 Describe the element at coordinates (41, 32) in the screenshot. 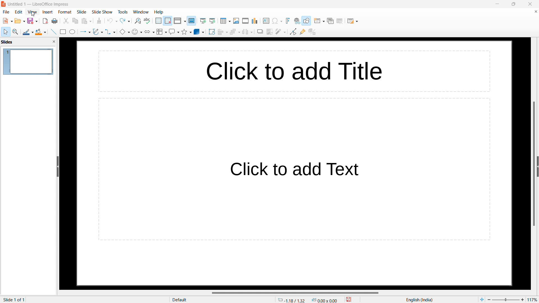

I see `fill color` at that location.